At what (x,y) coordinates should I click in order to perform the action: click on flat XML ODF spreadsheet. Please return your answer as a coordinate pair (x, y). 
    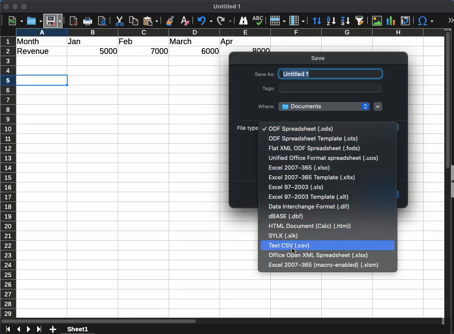
    Looking at the image, I should click on (315, 148).